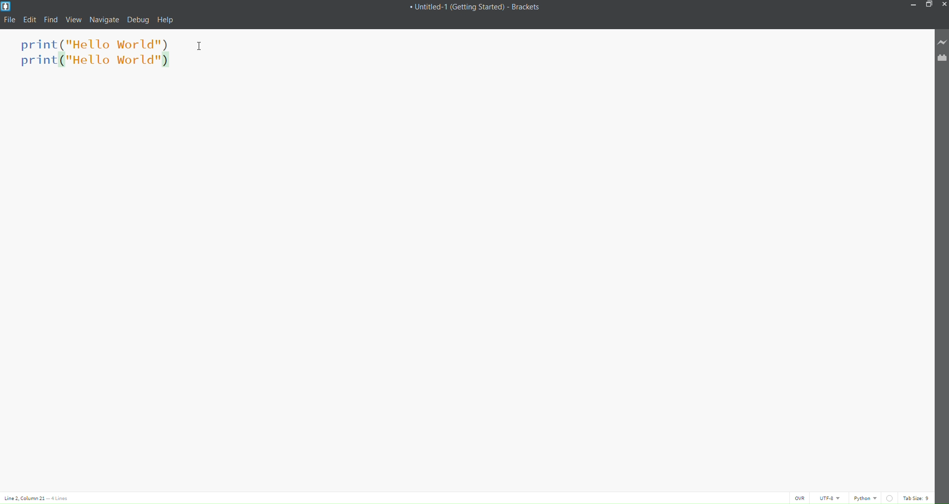 The height and width of the screenshot is (504, 949). Describe the element at coordinates (38, 498) in the screenshot. I see `lines and columns` at that location.